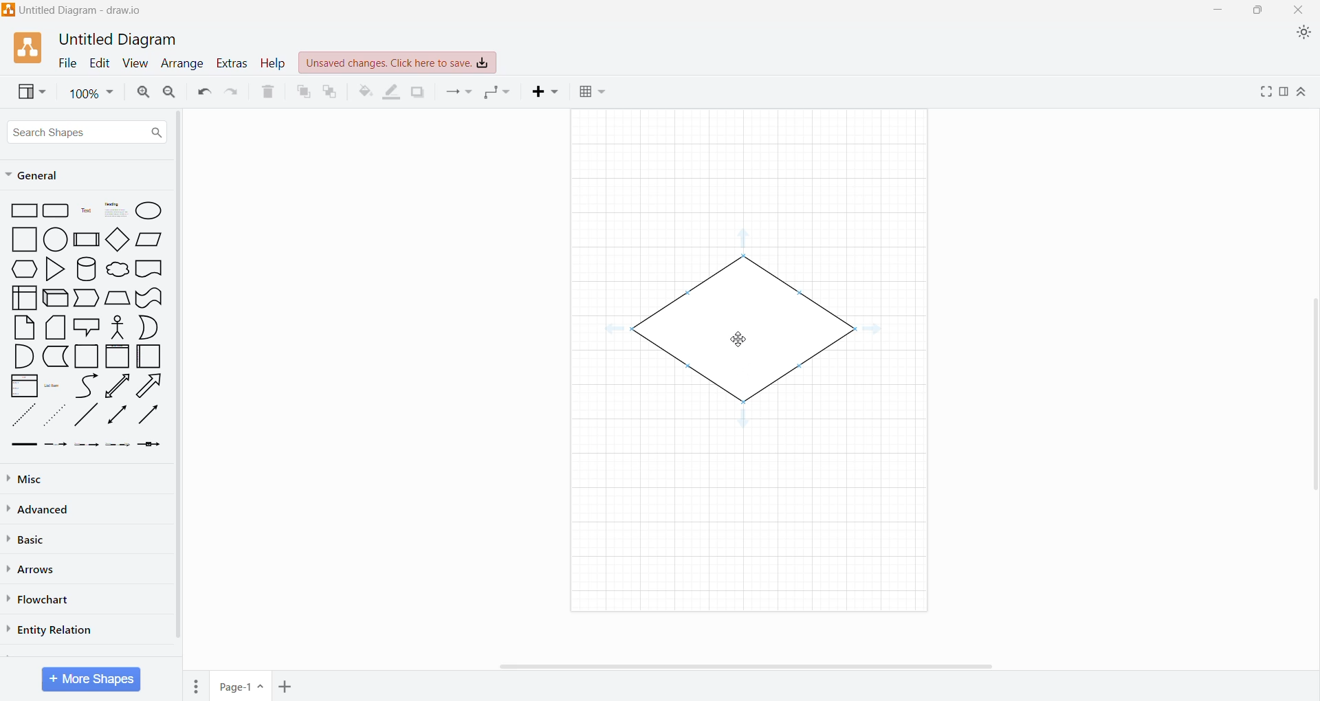  I want to click on Shapes, so click(87, 326).